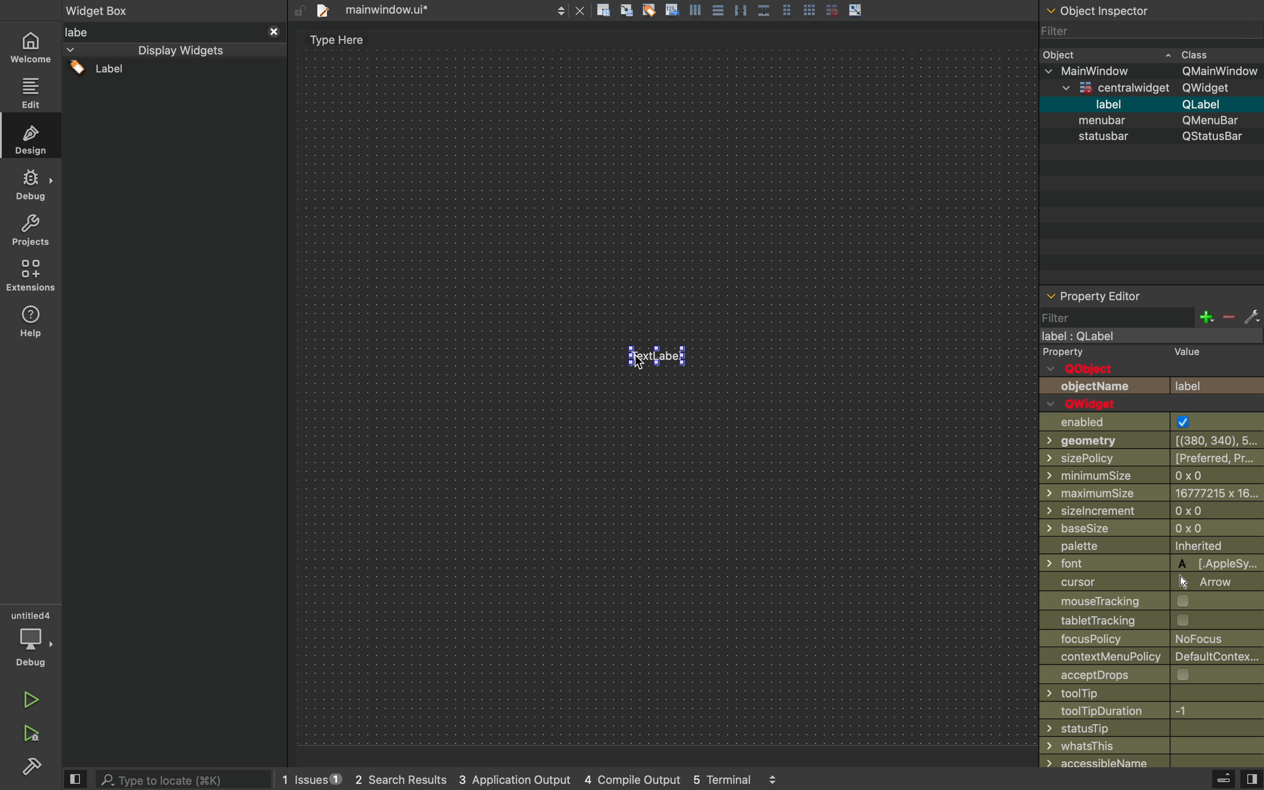 The width and height of the screenshot is (1264, 790). What do you see at coordinates (660, 353) in the screenshot?
I see `label widget dropped` at bounding box center [660, 353].